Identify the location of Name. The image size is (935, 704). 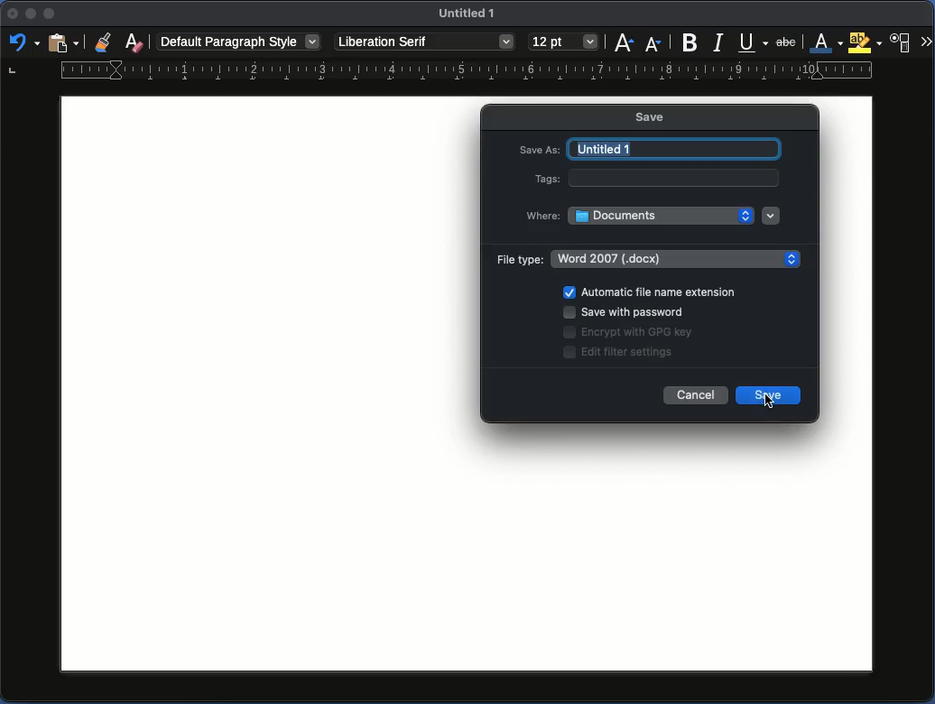
(470, 16).